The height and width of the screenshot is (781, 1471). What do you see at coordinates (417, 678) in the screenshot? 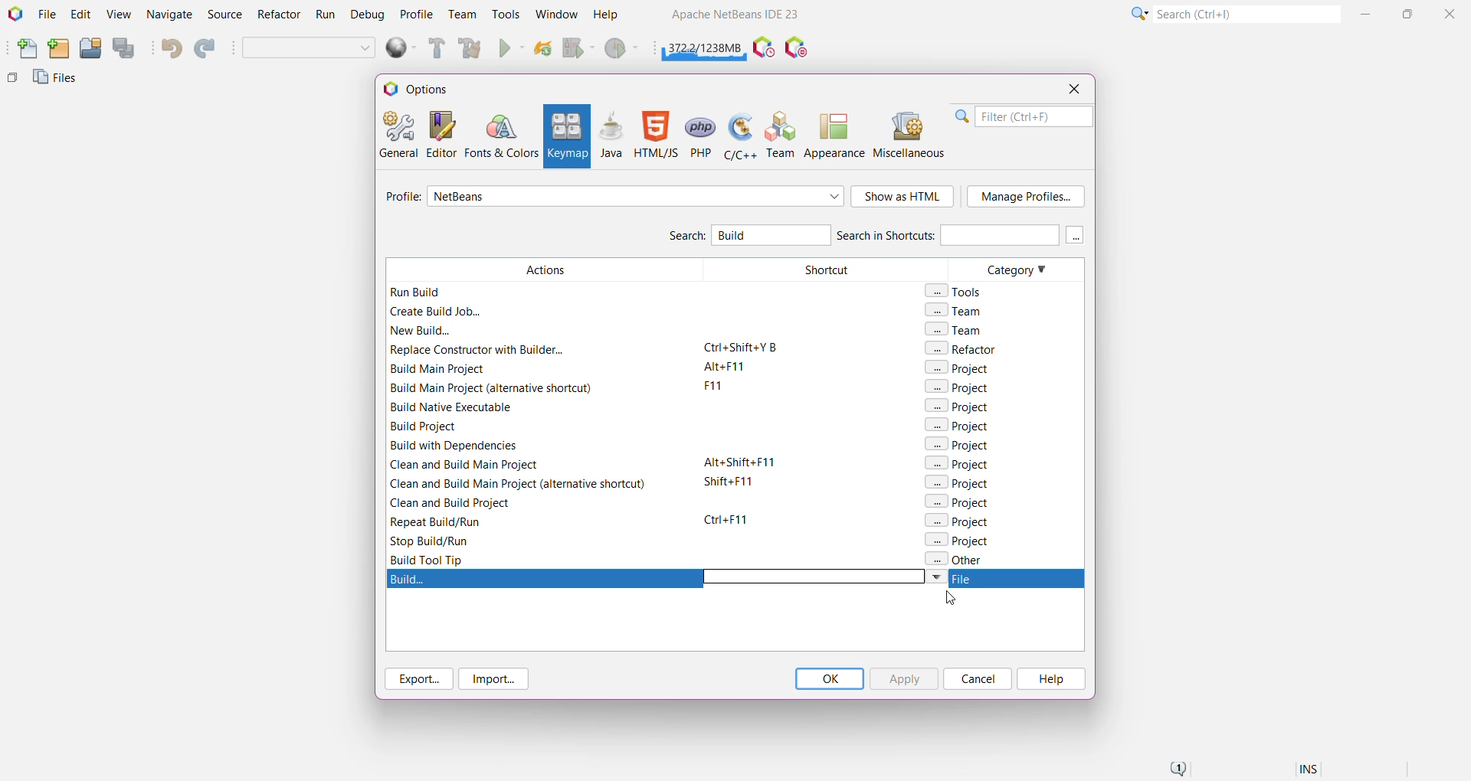
I see `Export` at bounding box center [417, 678].